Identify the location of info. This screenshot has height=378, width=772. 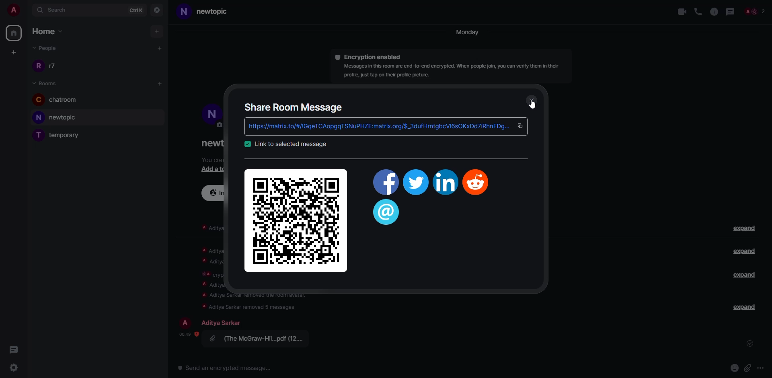
(714, 11).